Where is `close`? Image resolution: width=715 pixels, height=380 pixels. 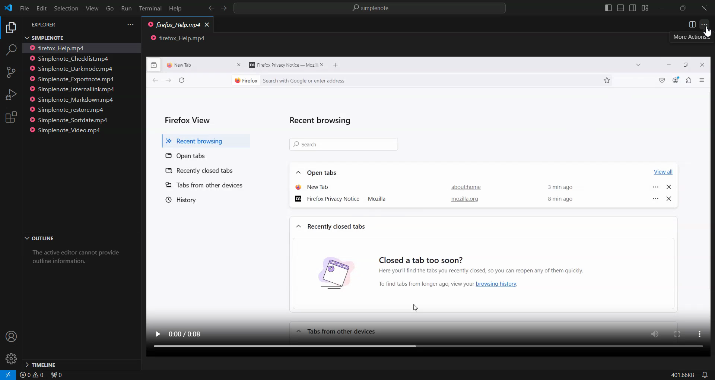
close is located at coordinates (670, 198).